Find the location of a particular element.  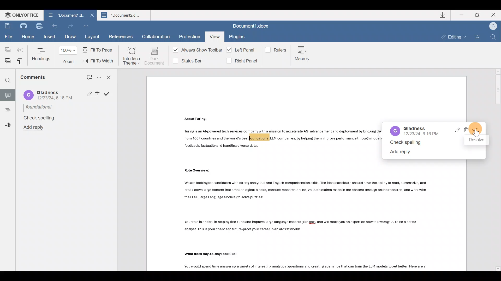

check spelling is located at coordinates (407, 143).